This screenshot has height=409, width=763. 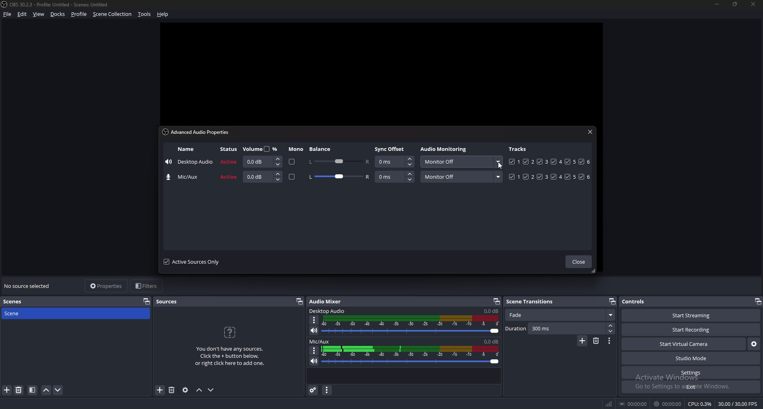 I want to click on sync offset input, so click(x=394, y=162).